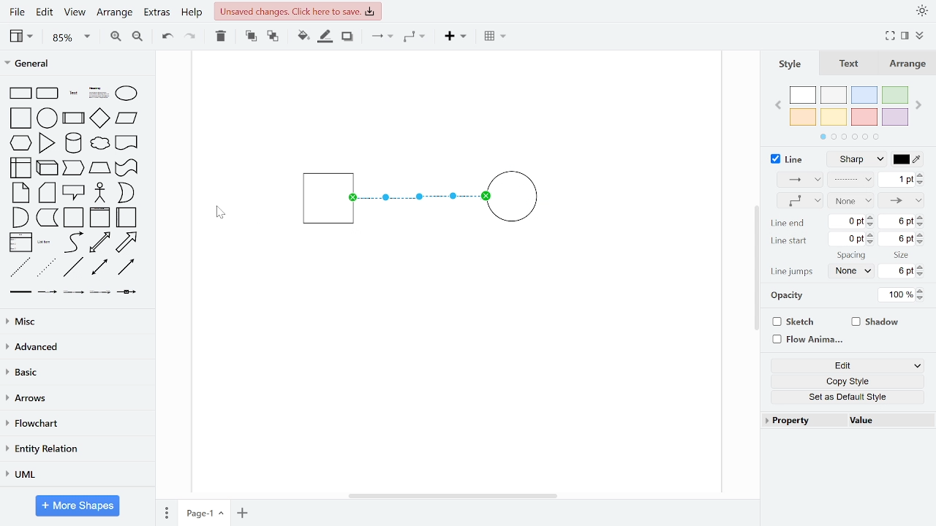 The image size is (936, 526). Describe the element at coordinates (74, 475) in the screenshot. I see `UML` at that location.